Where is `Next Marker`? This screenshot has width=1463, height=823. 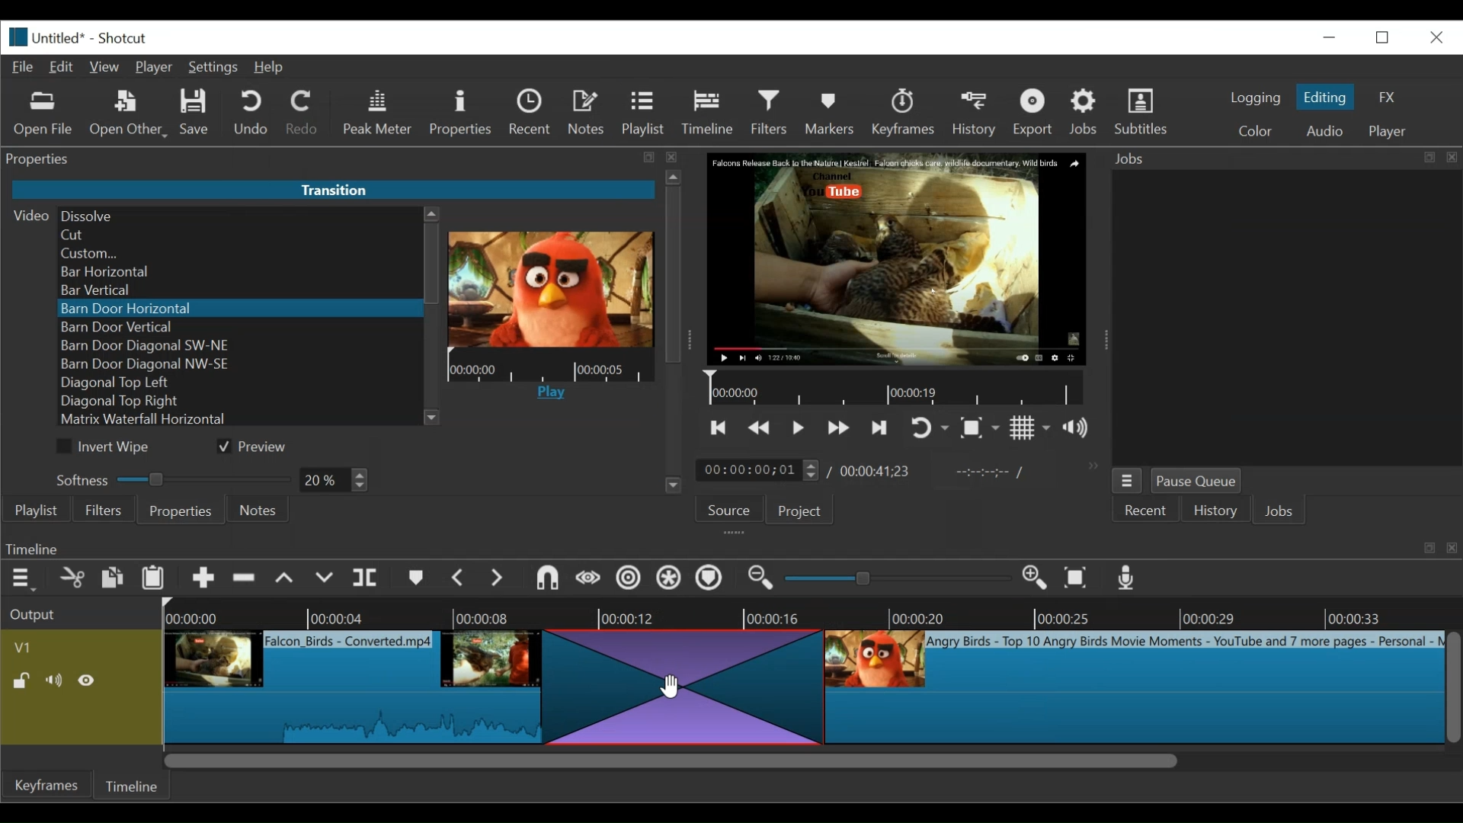
Next Marker is located at coordinates (498, 577).